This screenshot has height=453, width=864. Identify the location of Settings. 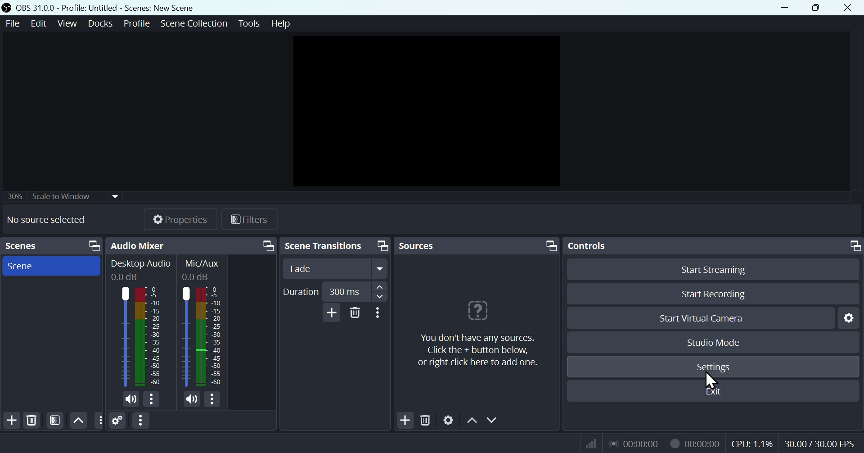
(449, 420).